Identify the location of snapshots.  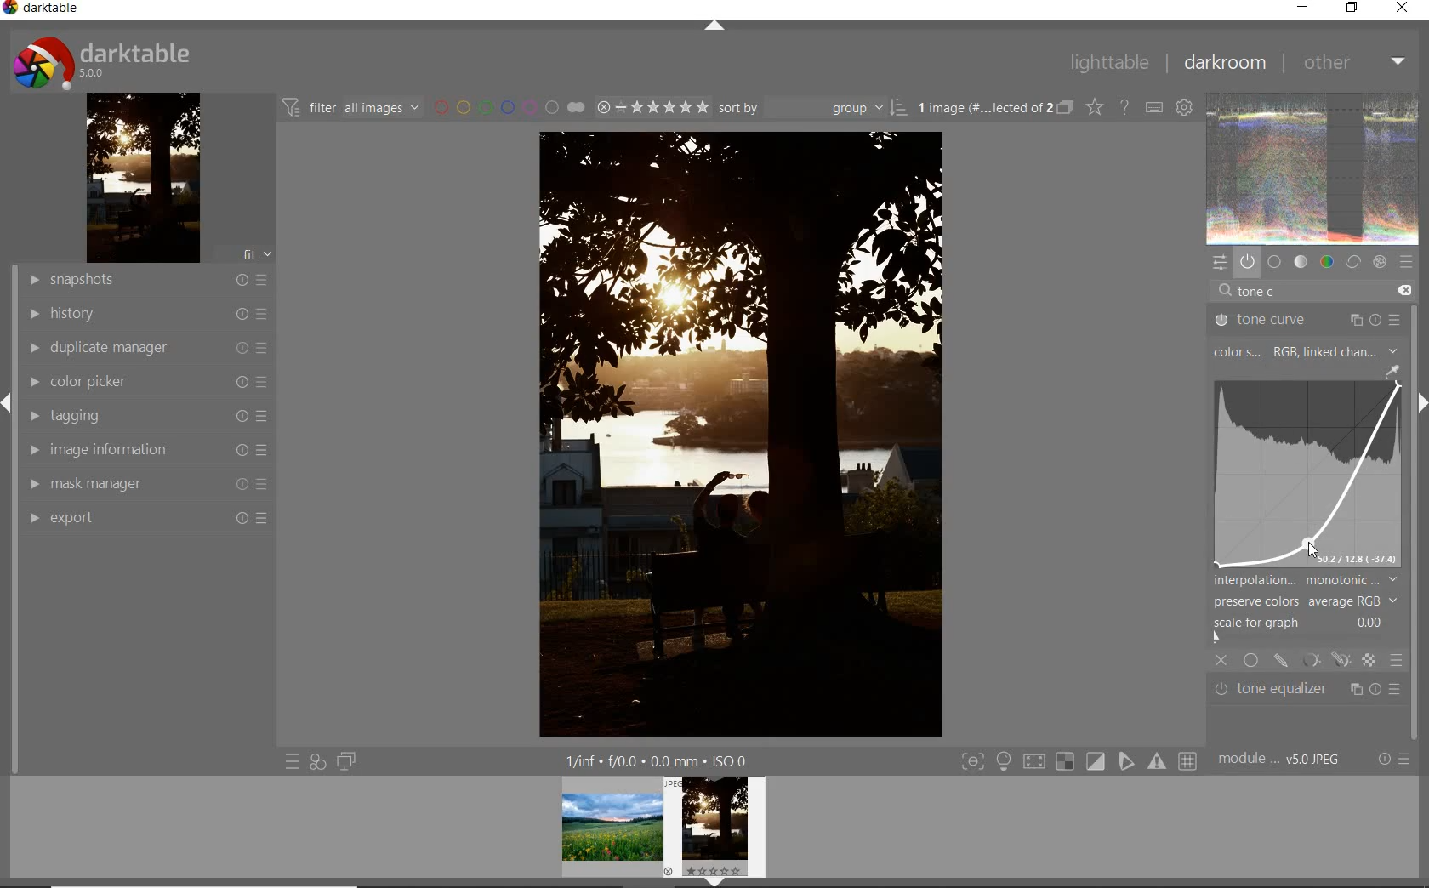
(142, 279).